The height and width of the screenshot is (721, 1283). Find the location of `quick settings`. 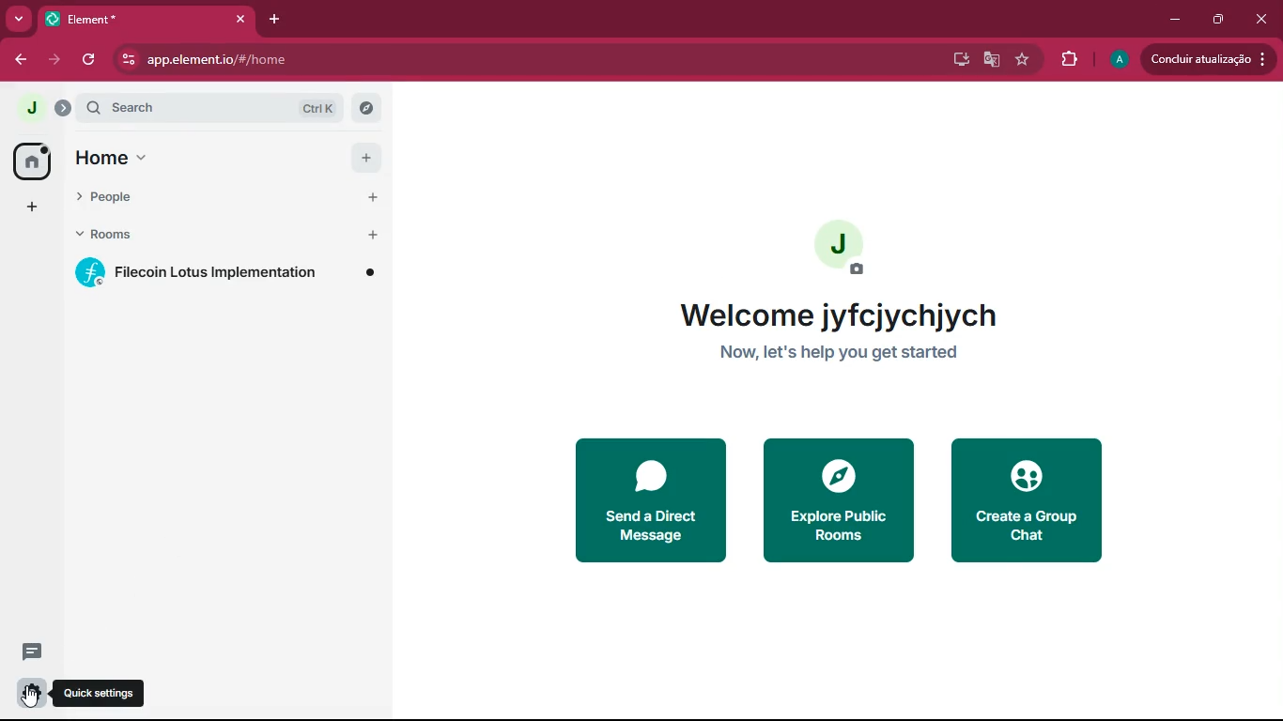

quick settings is located at coordinates (100, 693).